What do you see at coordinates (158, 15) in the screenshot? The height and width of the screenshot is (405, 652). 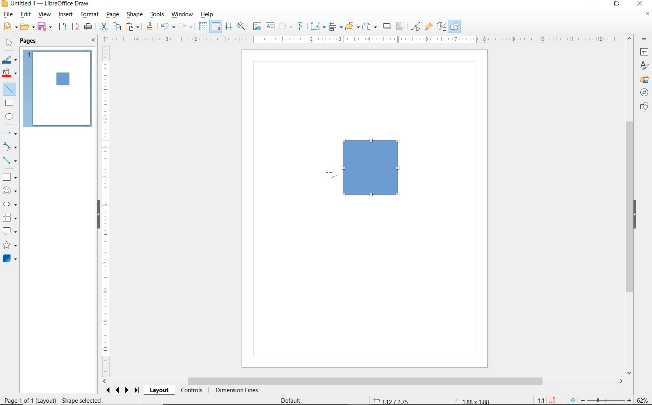 I see `TOOLS` at bounding box center [158, 15].